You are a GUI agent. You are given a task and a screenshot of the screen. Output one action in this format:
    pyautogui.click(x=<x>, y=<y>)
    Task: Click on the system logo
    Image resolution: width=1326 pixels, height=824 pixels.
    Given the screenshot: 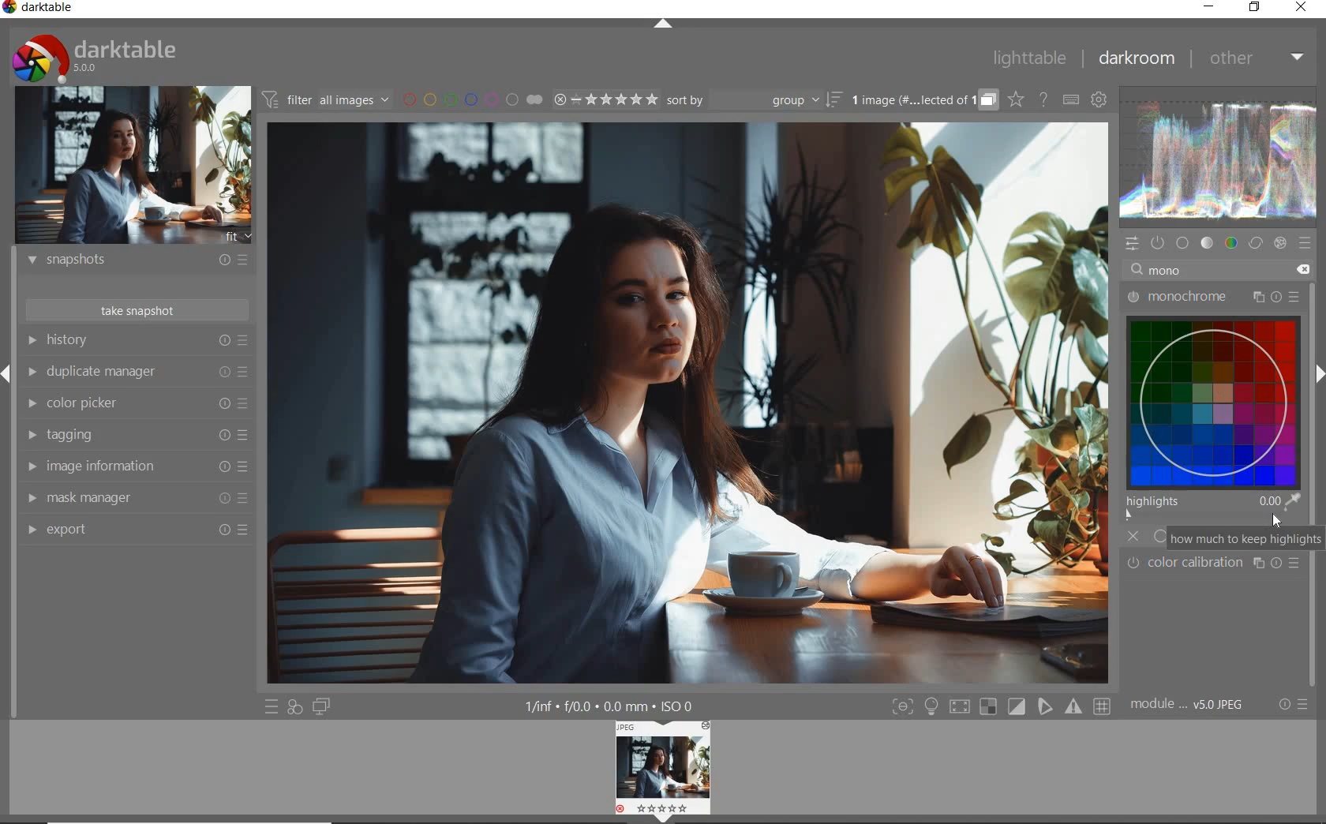 What is the action you would take?
    pyautogui.click(x=96, y=58)
    